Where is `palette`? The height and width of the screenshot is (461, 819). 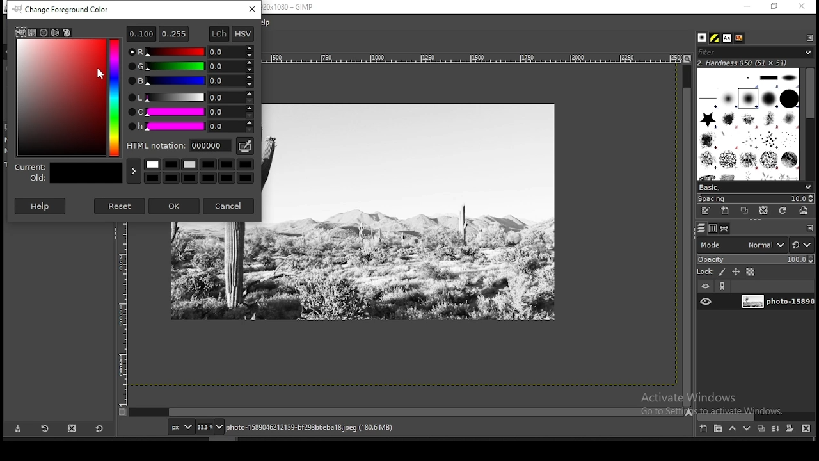
palette is located at coordinates (67, 32).